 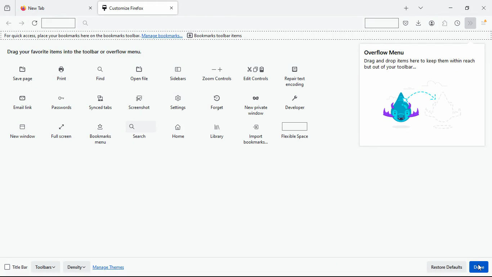 What do you see at coordinates (179, 133) in the screenshot?
I see `search` at bounding box center [179, 133].